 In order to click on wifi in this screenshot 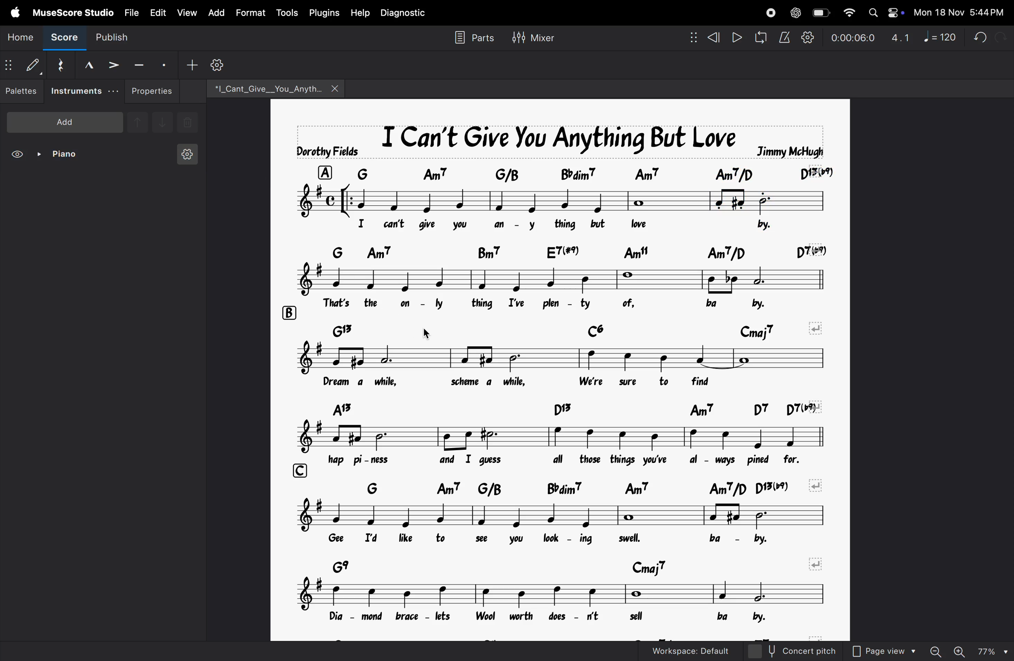, I will do `click(847, 13)`.